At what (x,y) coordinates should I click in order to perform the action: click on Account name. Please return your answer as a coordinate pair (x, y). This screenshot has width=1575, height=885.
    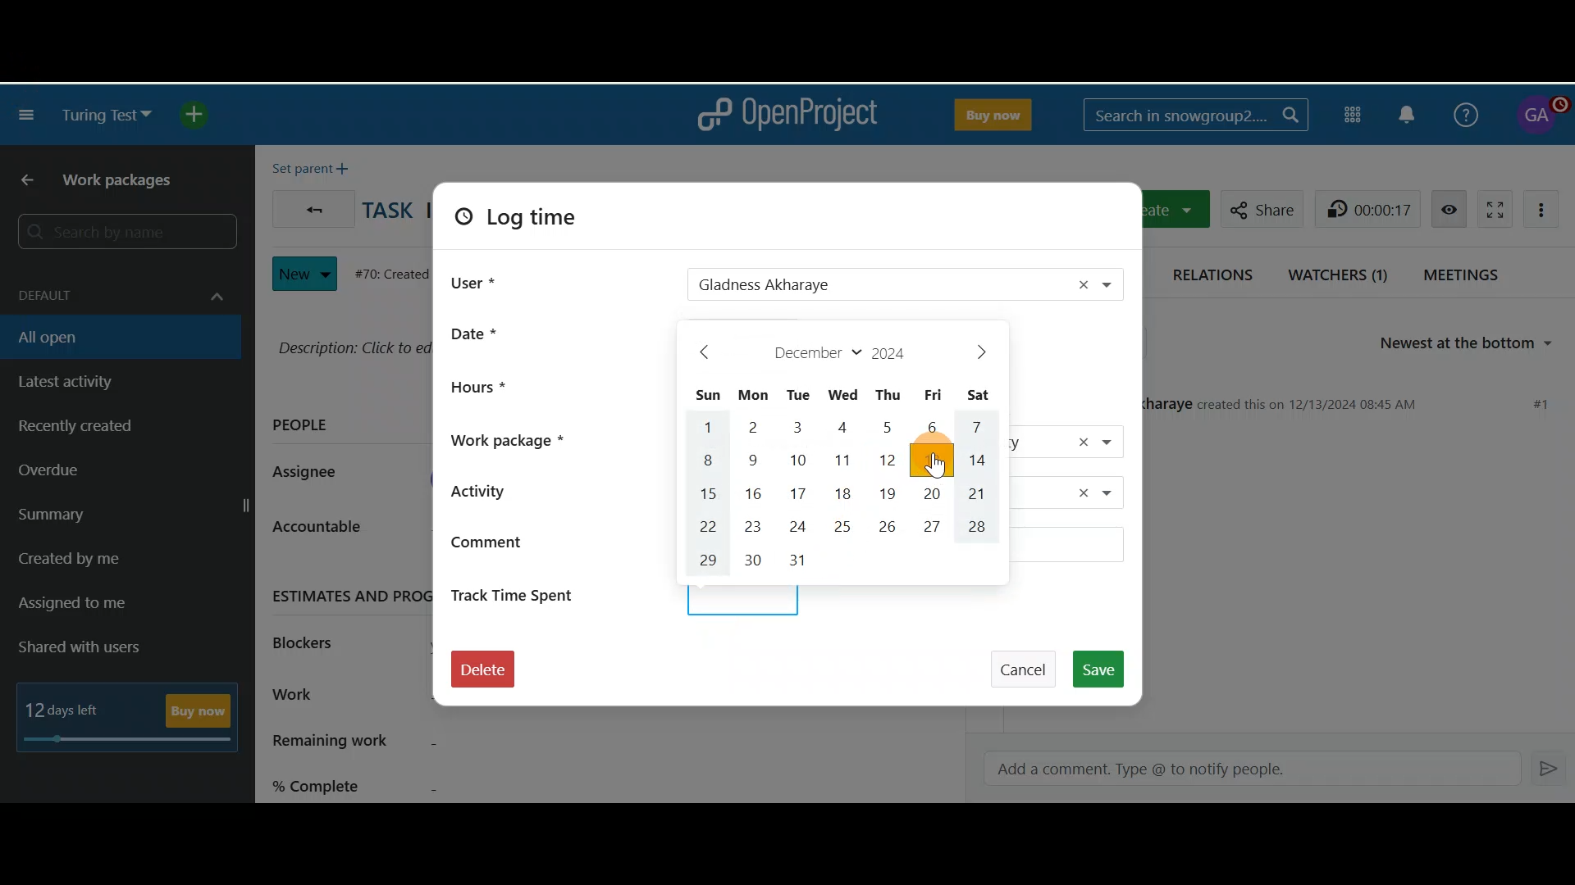
    Looking at the image, I should click on (1540, 116).